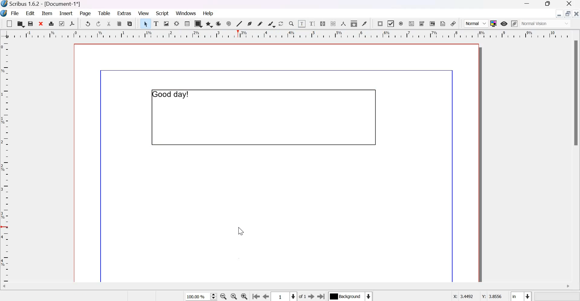 This screenshot has height=301, width=580. I want to click on zoom to 100%, so click(234, 296).